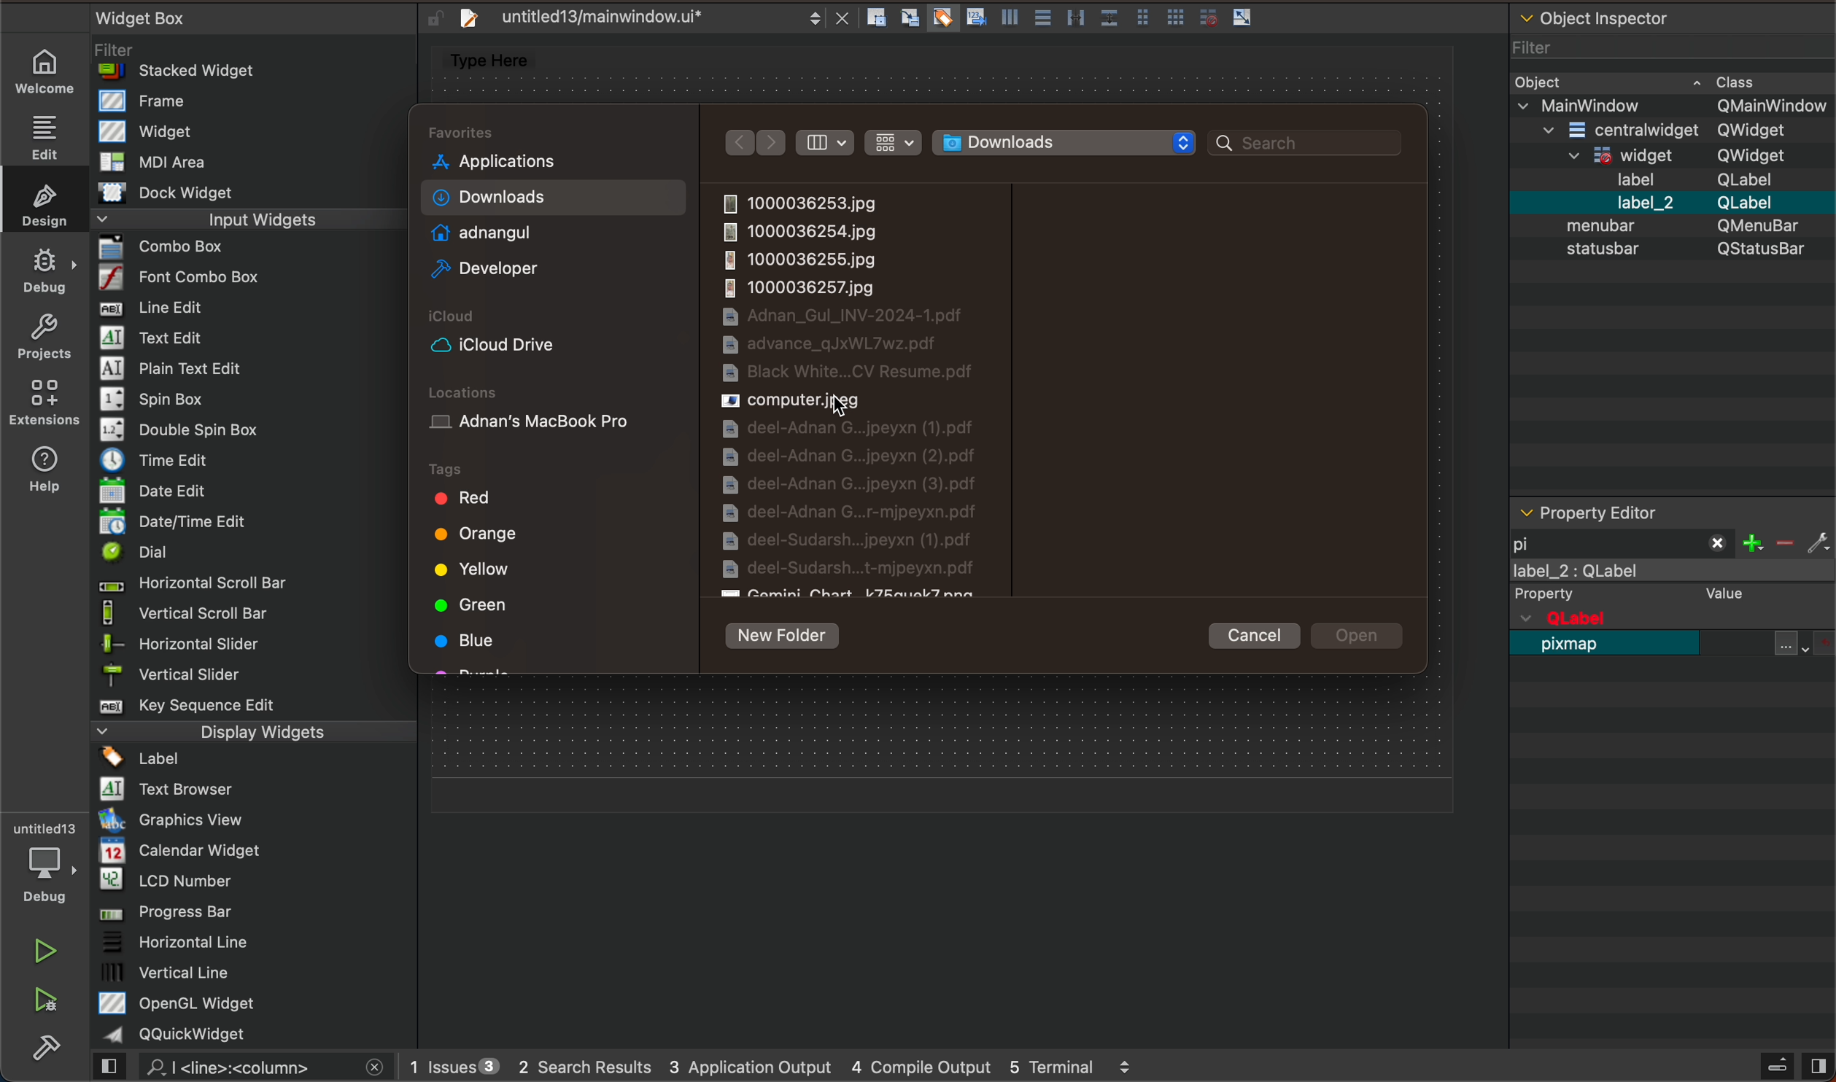 Image resolution: width=1836 pixels, height=1082 pixels. What do you see at coordinates (477, 385) in the screenshot?
I see `locations` at bounding box center [477, 385].